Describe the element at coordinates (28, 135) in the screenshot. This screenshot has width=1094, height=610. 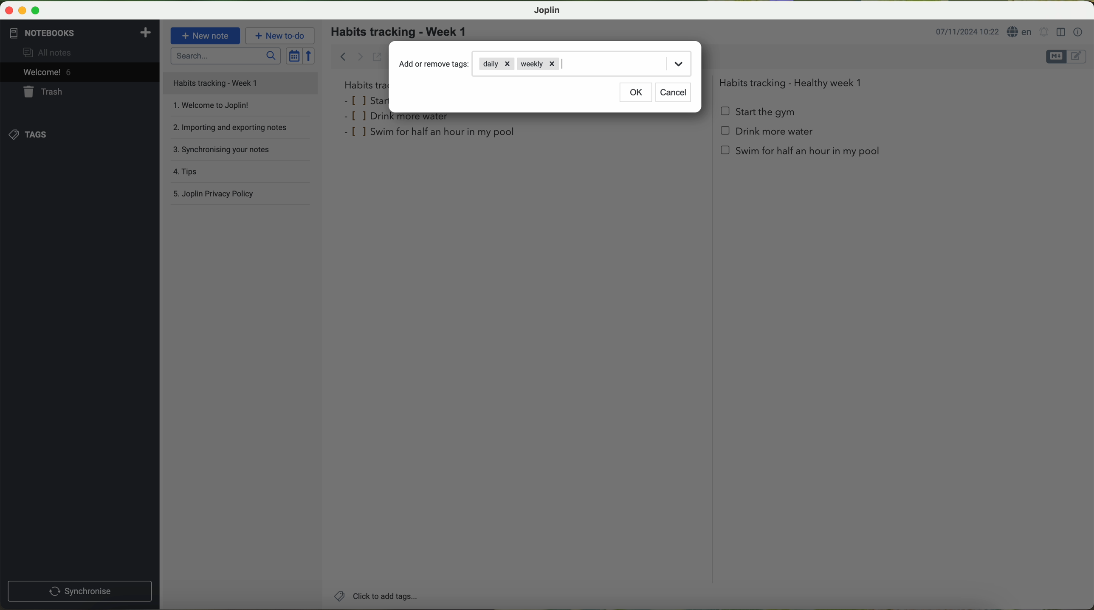
I see `tags` at that location.